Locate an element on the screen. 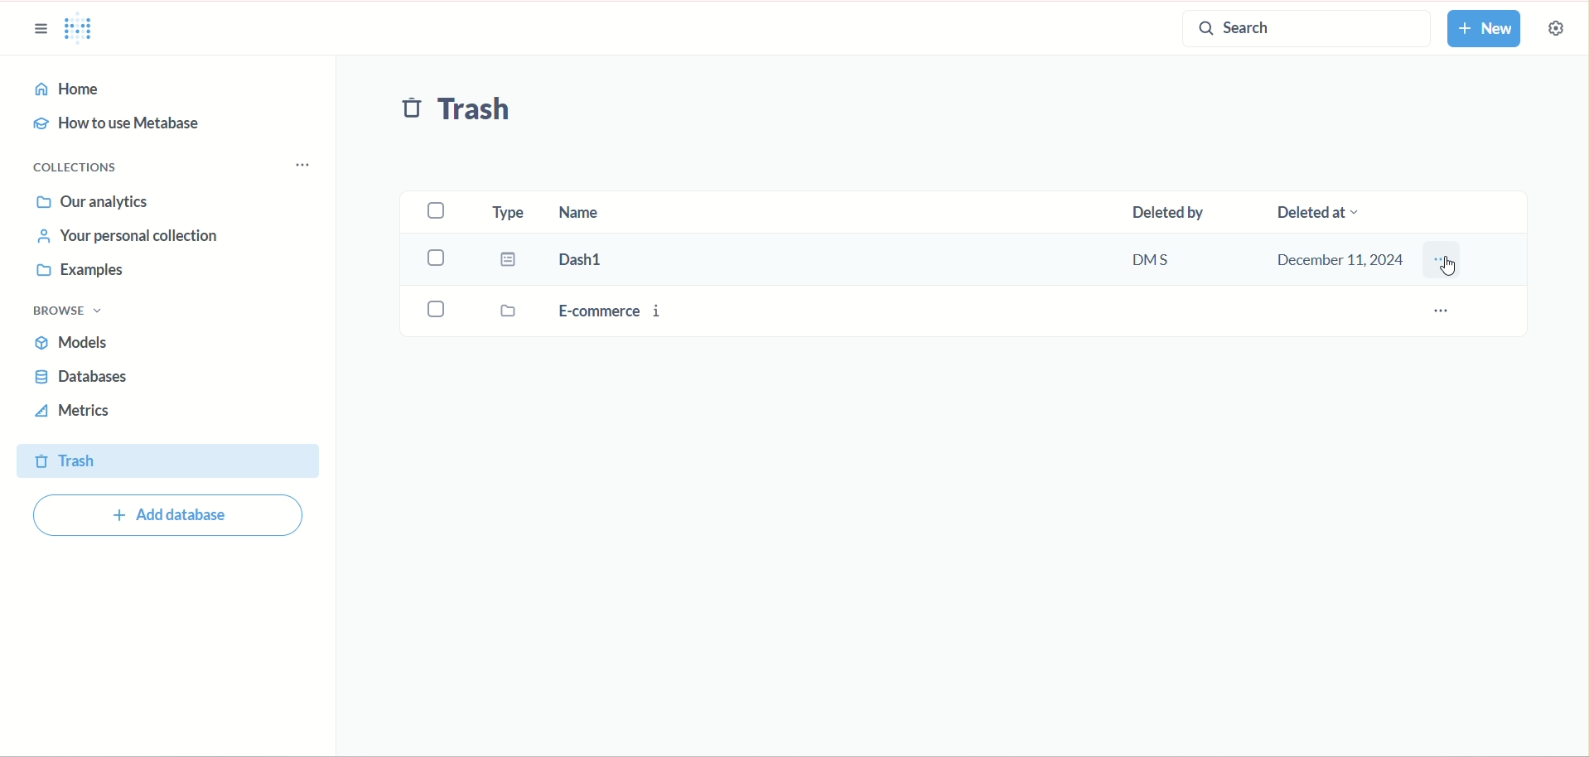 The height and width of the screenshot is (757, 1589). select E-commerce i is located at coordinates (437, 311).